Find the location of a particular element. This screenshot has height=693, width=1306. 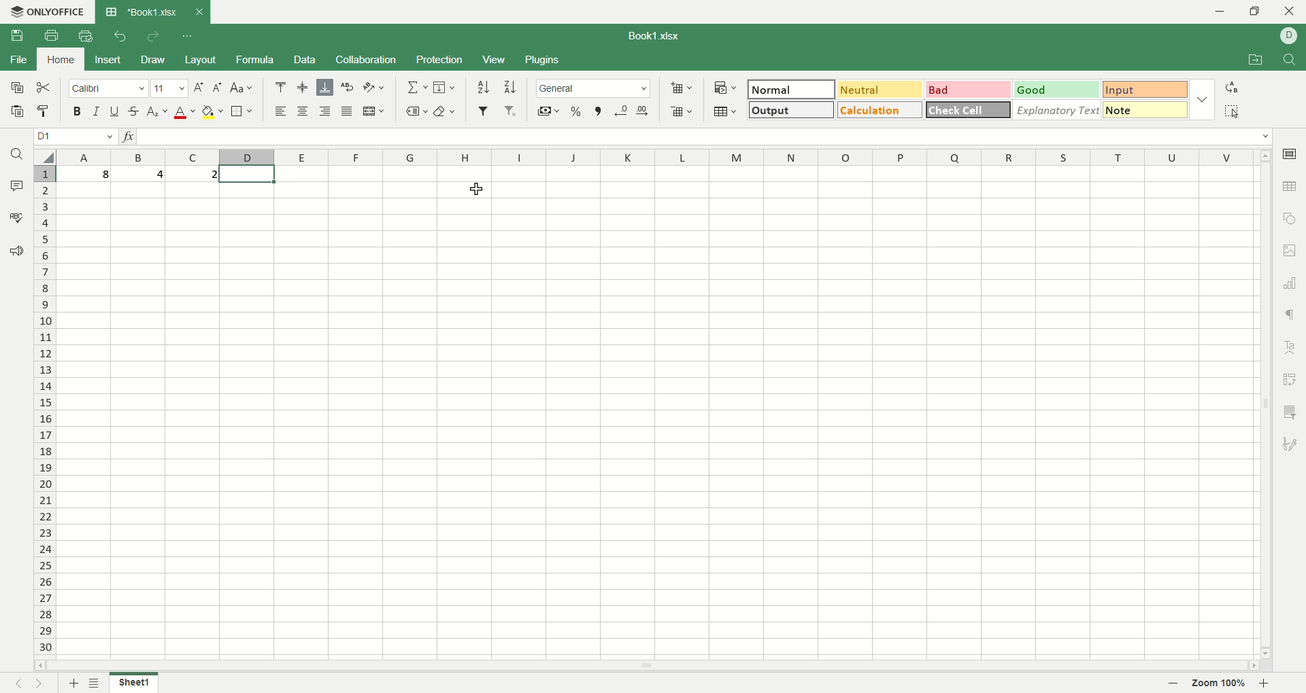

Book1.xlsx is located at coordinates (652, 36).